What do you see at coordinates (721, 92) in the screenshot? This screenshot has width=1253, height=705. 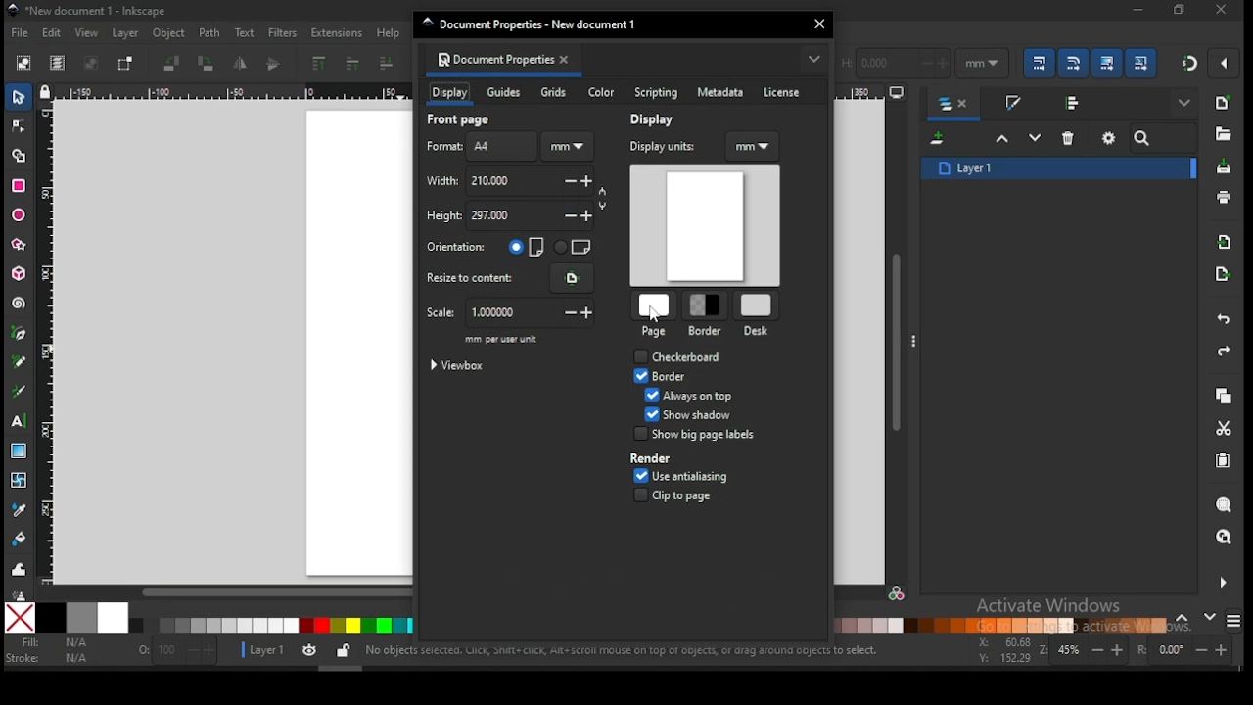 I see `metadata` at bounding box center [721, 92].